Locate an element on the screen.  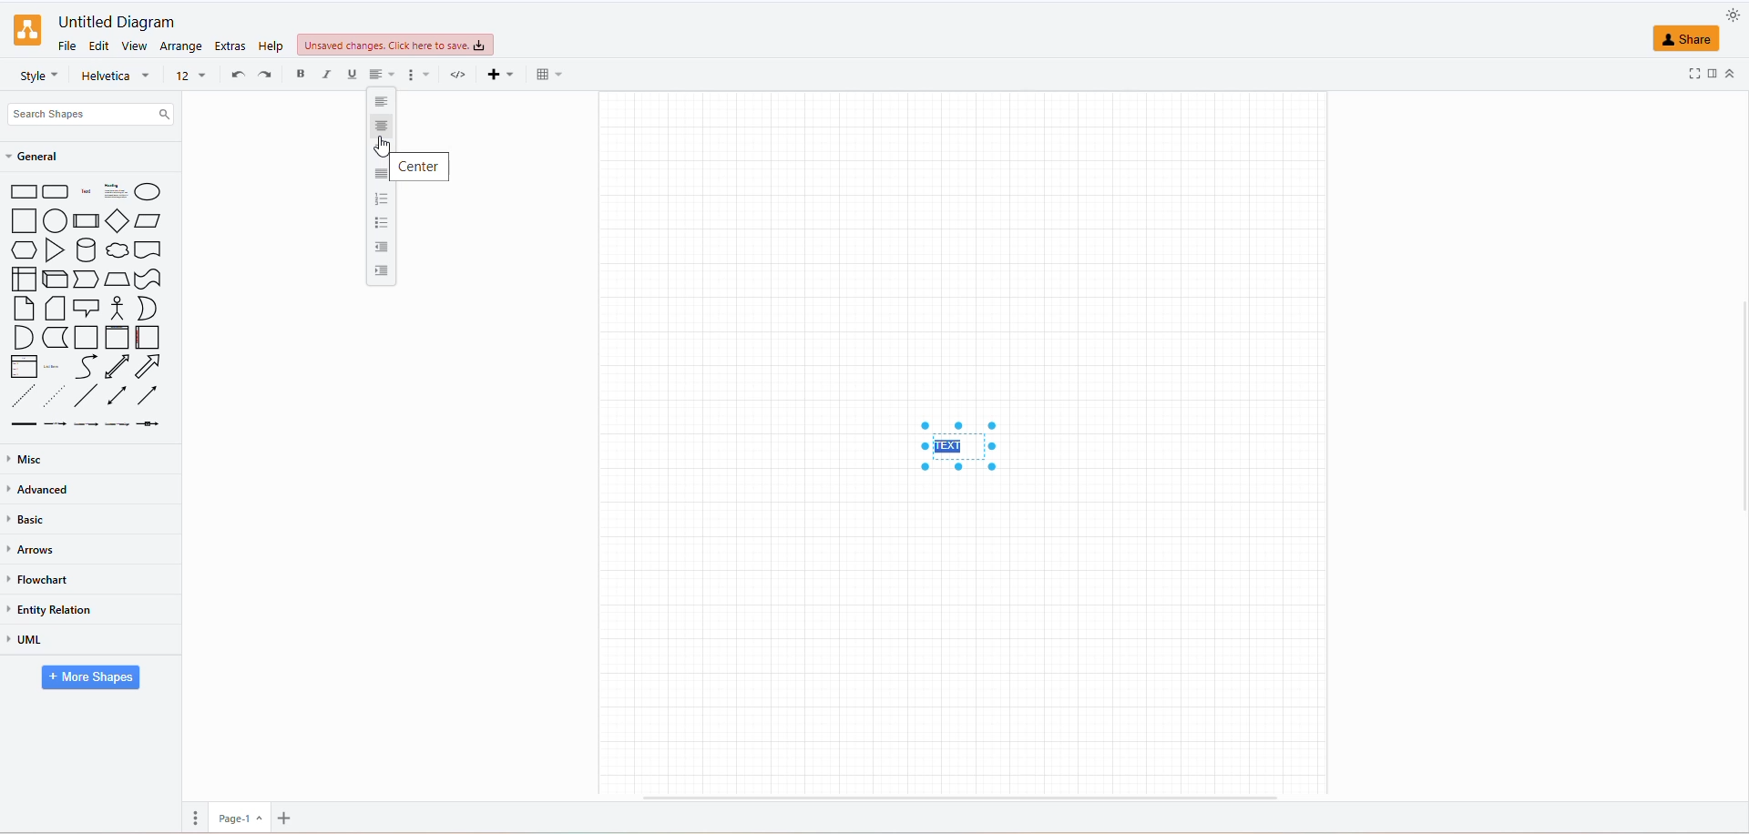
basic is located at coordinates (29, 523).